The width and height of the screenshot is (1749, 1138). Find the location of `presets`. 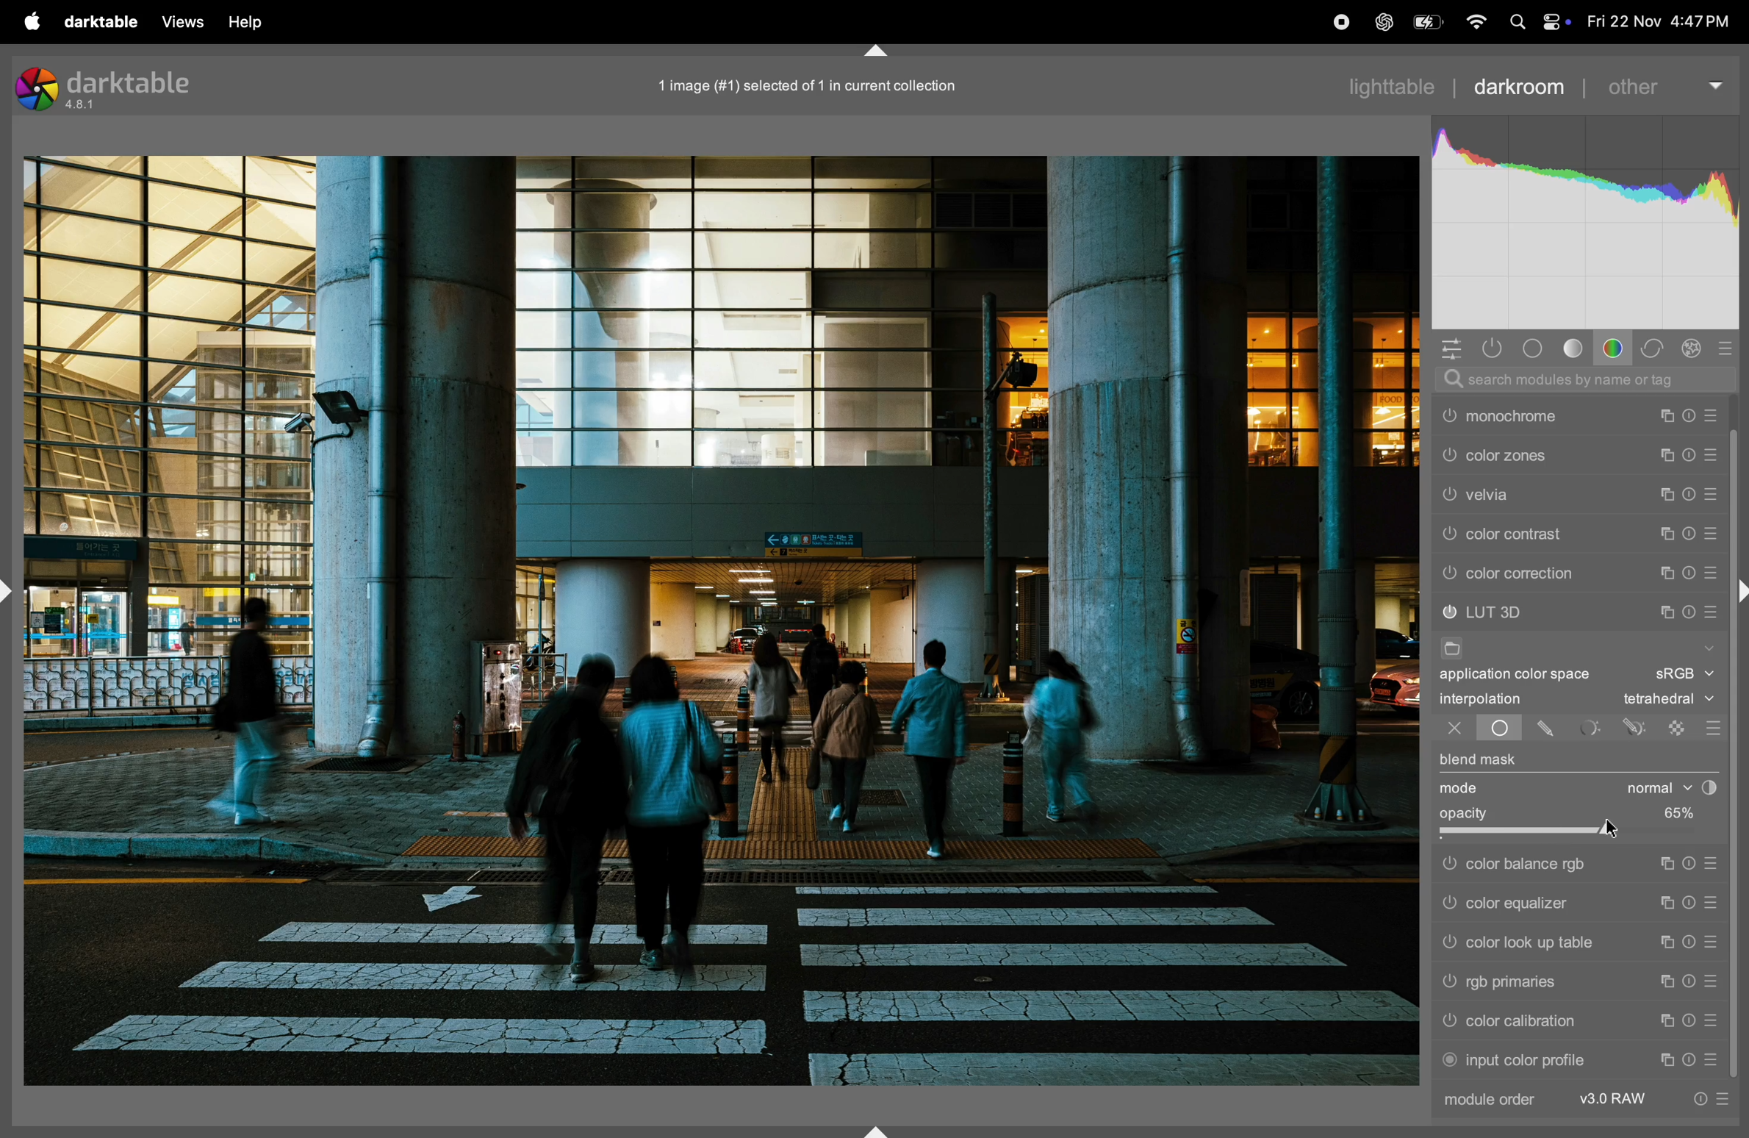

presets is located at coordinates (1714, 451).